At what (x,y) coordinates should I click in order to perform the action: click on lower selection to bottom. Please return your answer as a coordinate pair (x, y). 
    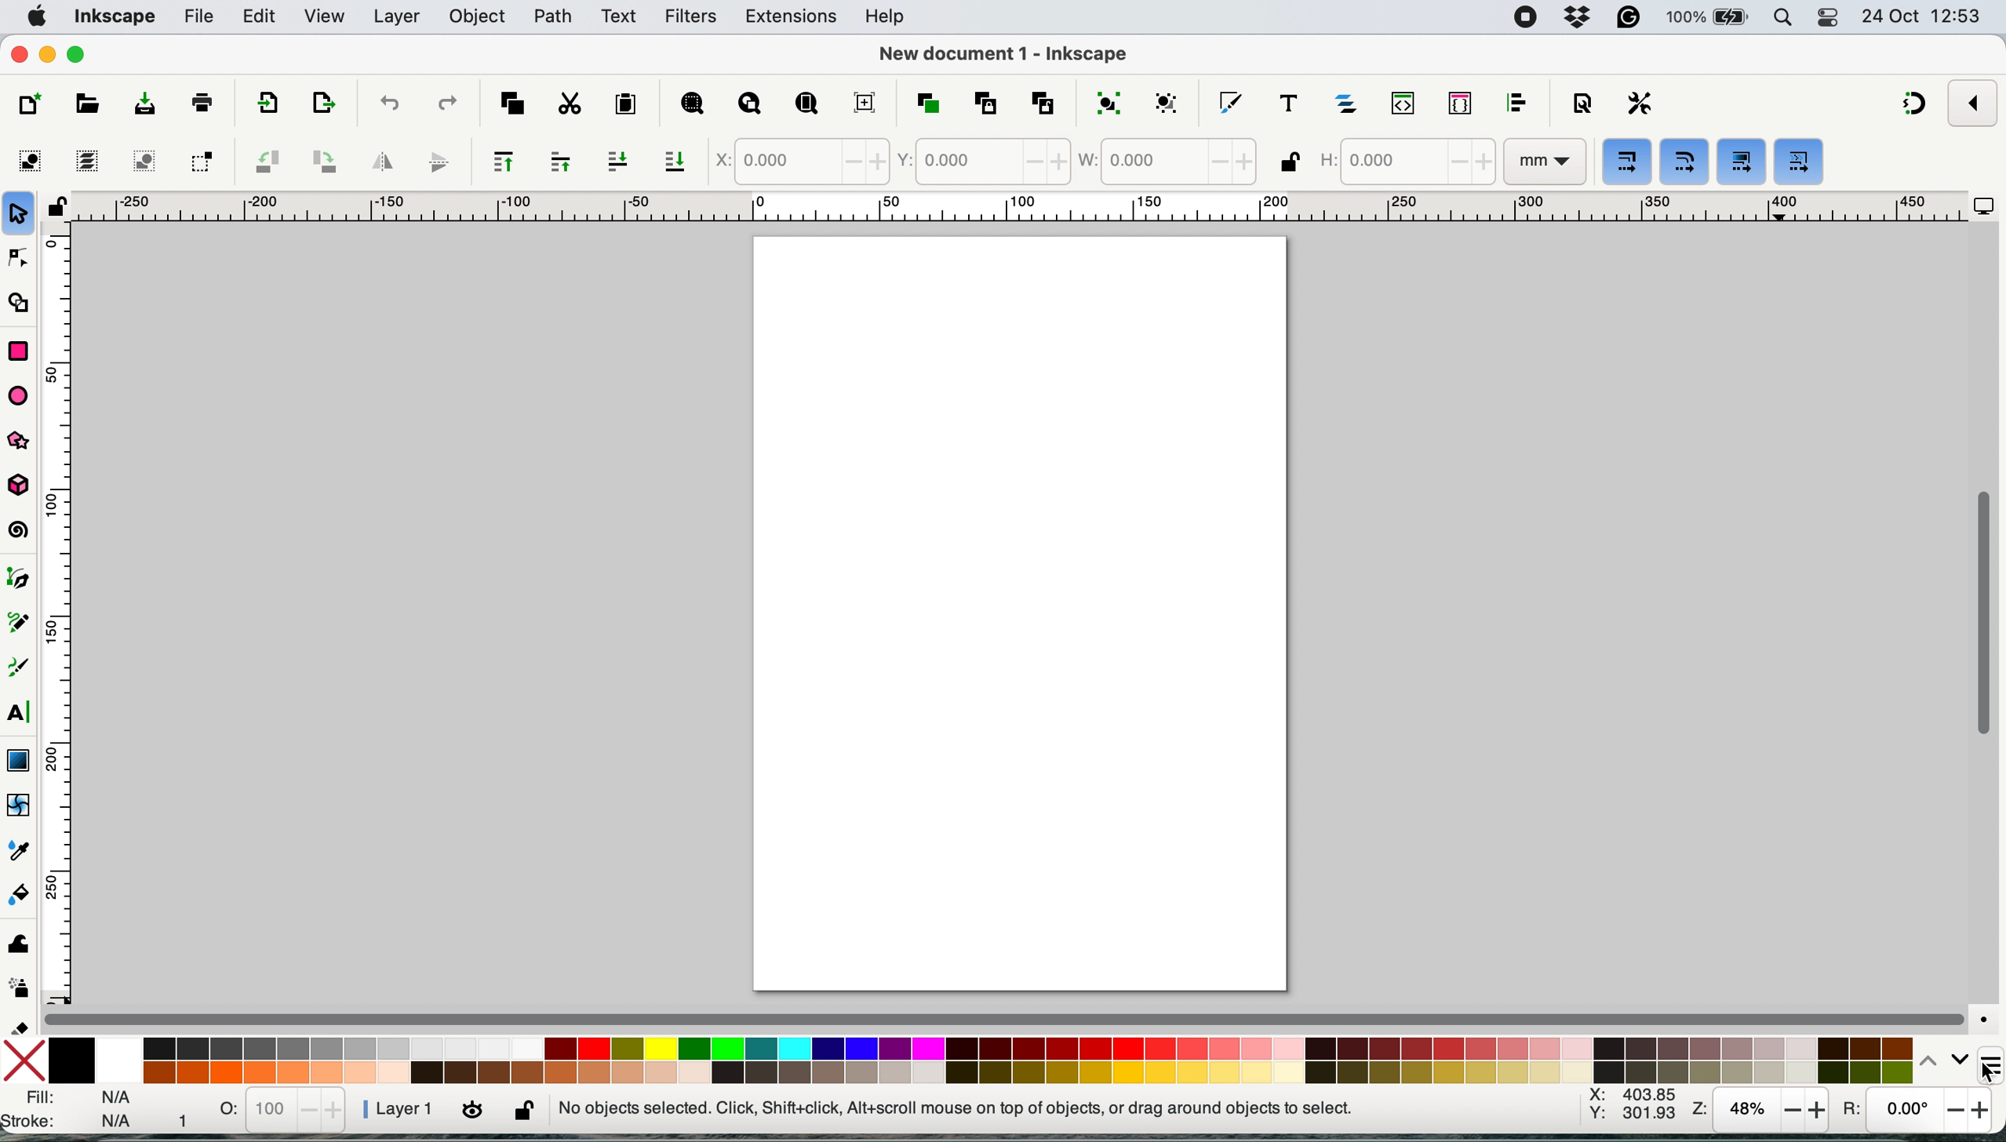
    Looking at the image, I should click on (675, 161).